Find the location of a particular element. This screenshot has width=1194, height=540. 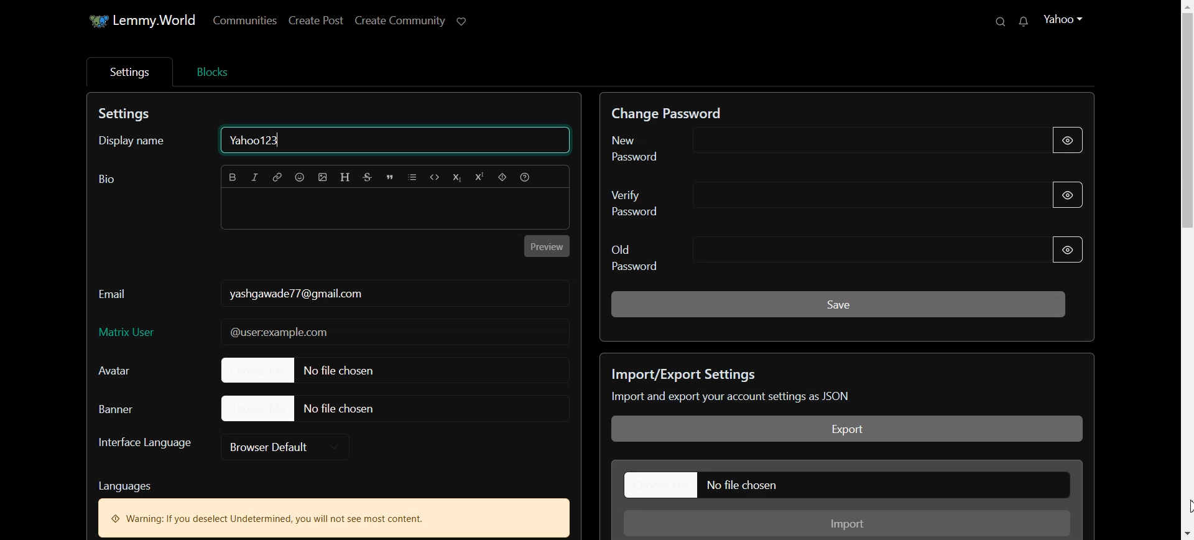

Bold is located at coordinates (233, 177).